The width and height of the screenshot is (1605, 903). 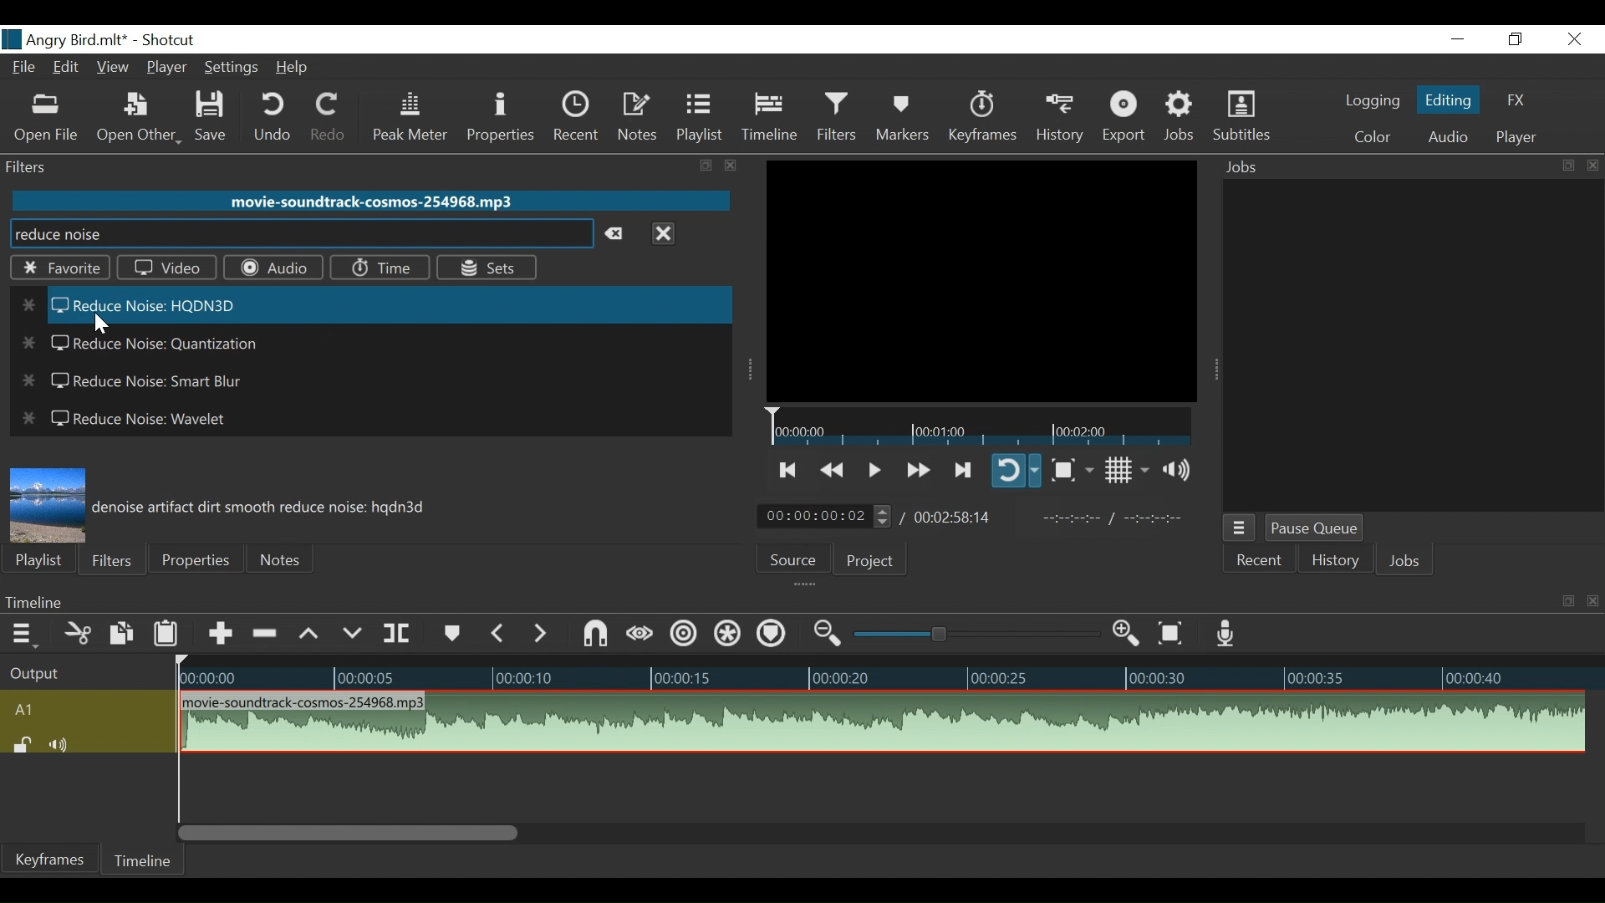 I want to click on Jobs, so click(x=1182, y=119).